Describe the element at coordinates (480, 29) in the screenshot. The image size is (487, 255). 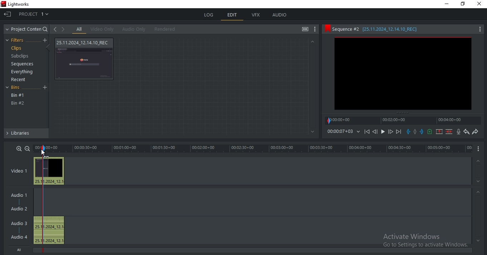
I see `More Options` at that location.